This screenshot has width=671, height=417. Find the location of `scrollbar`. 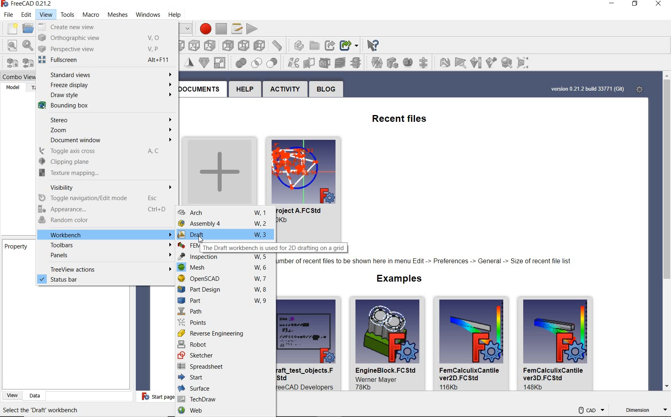

scrollbar is located at coordinates (666, 232).